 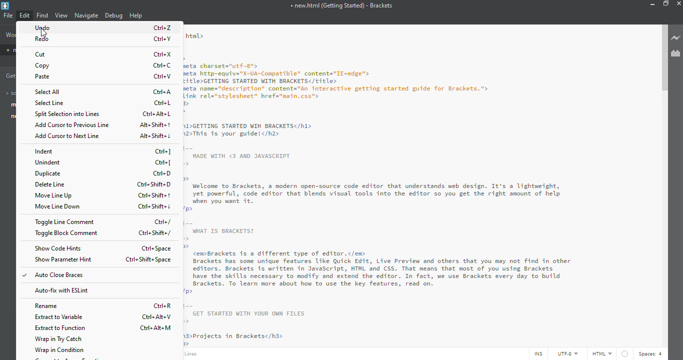 I want to click on ctrl+z, so click(x=162, y=27).